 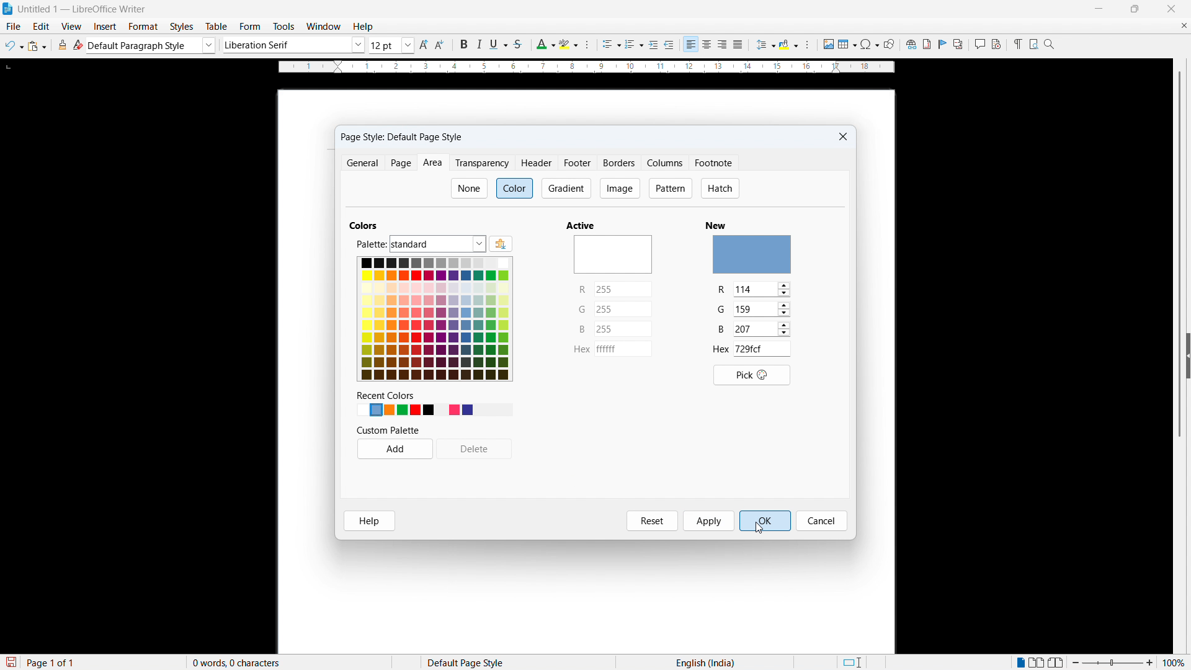 What do you see at coordinates (762, 349) in the screenshot?
I see `hex value of the colour ` at bounding box center [762, 349].